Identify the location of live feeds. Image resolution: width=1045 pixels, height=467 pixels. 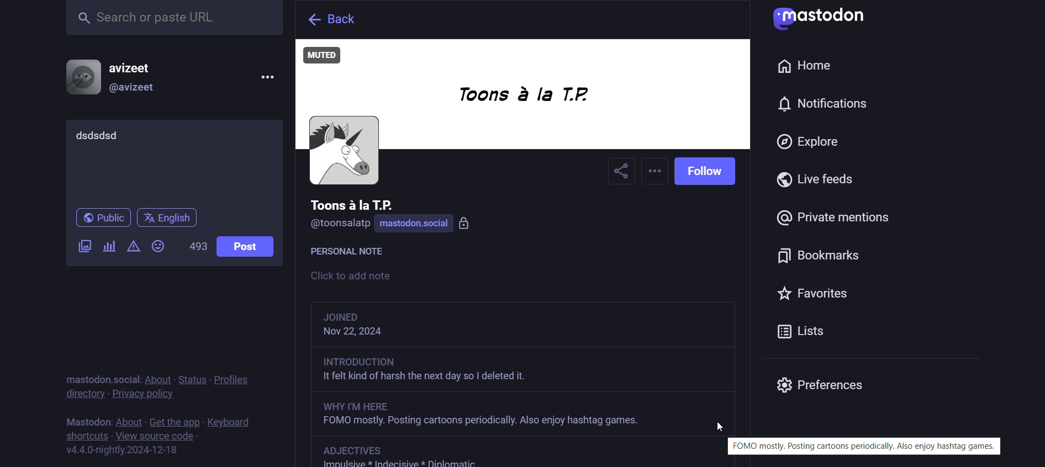
(821, 184).